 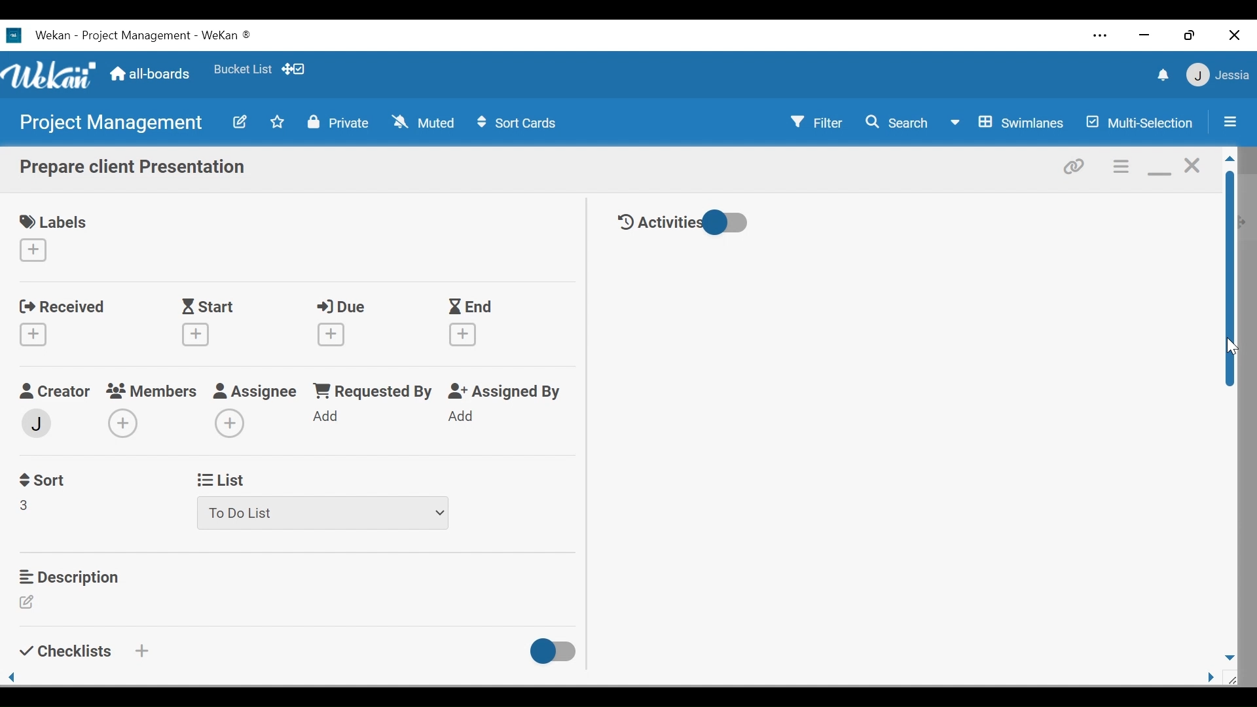 What do you see at coordinates (44, 480) in the screenshot?
I see `Sort` at bounding box center [44, 480].